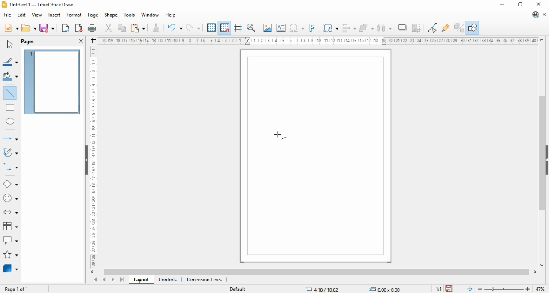  Describe the element at coordinates (138, 27) in the screenshot. I see `paste` at that location.